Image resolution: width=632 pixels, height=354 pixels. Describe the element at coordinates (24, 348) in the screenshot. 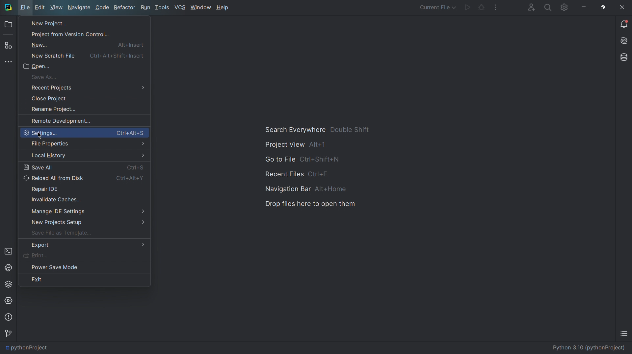

I see `pythonProject` at that location.